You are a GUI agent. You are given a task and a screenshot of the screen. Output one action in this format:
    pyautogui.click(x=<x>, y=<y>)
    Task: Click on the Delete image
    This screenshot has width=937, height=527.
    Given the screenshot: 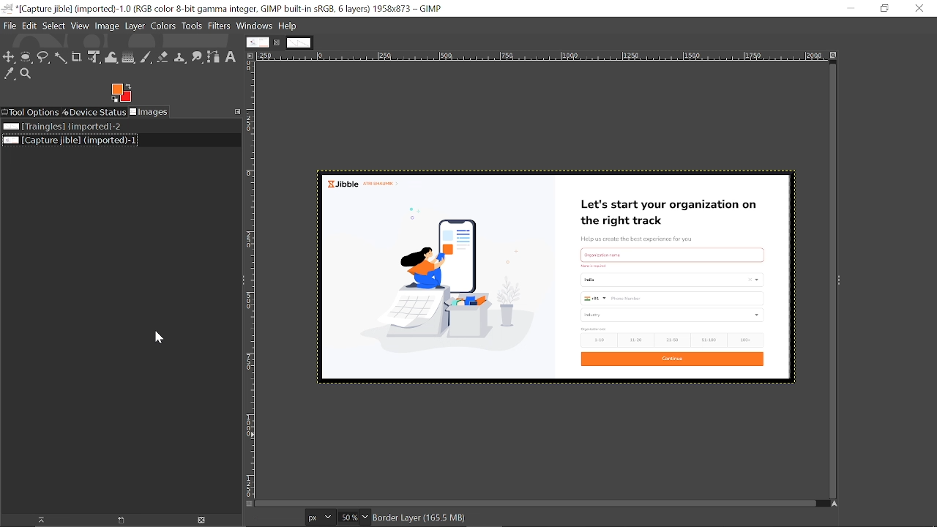 What is the action you would take?
    pyautogui.click(x=206, y=520)
    